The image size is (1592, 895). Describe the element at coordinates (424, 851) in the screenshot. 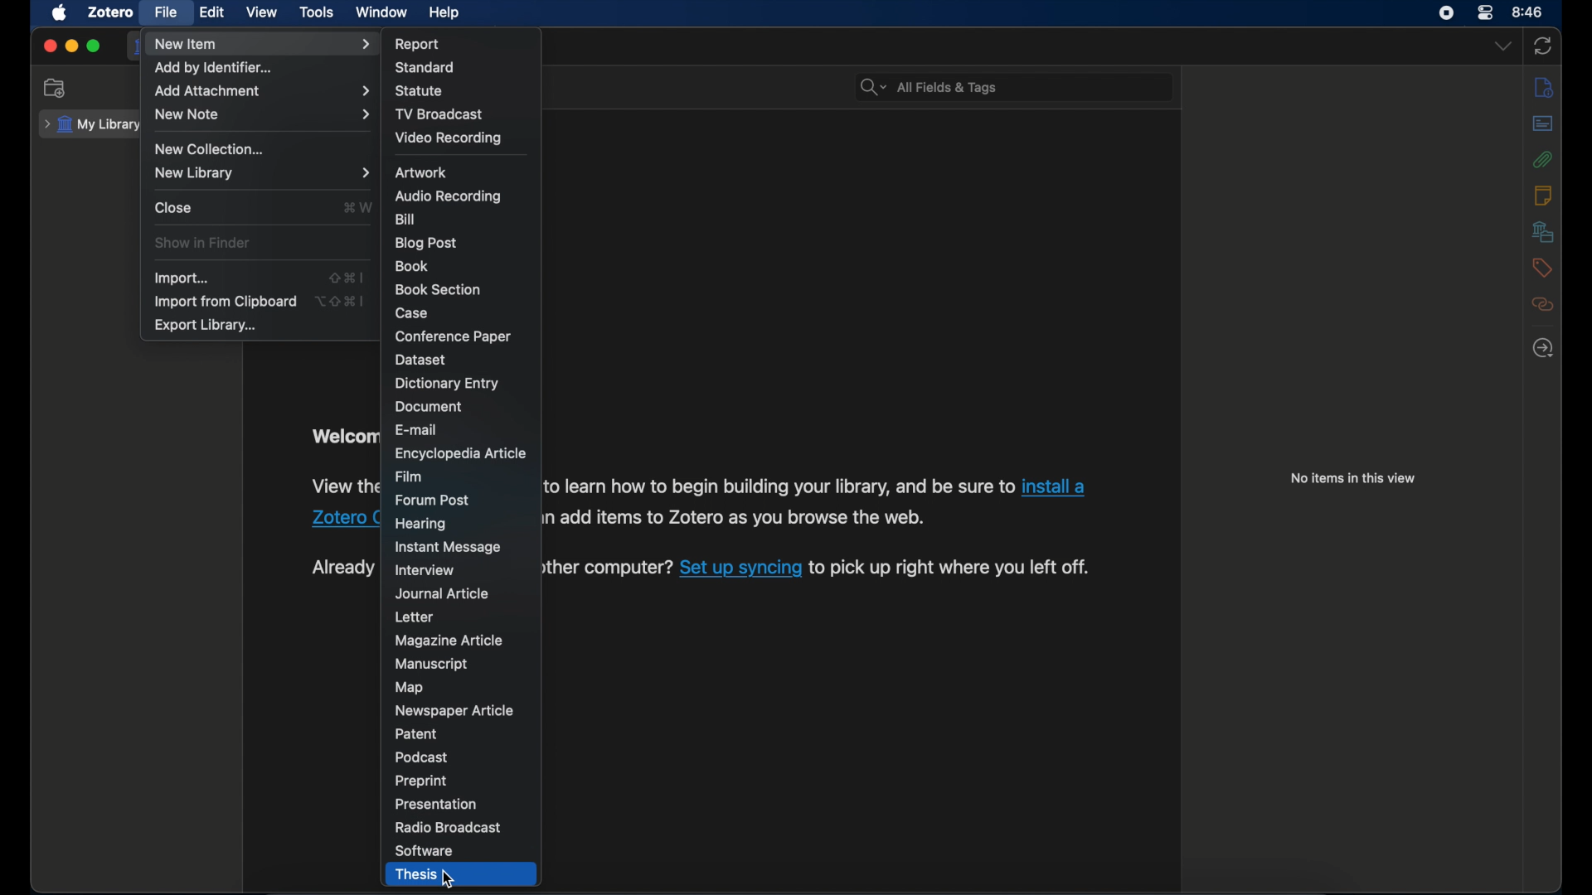

I see `software` at that location.